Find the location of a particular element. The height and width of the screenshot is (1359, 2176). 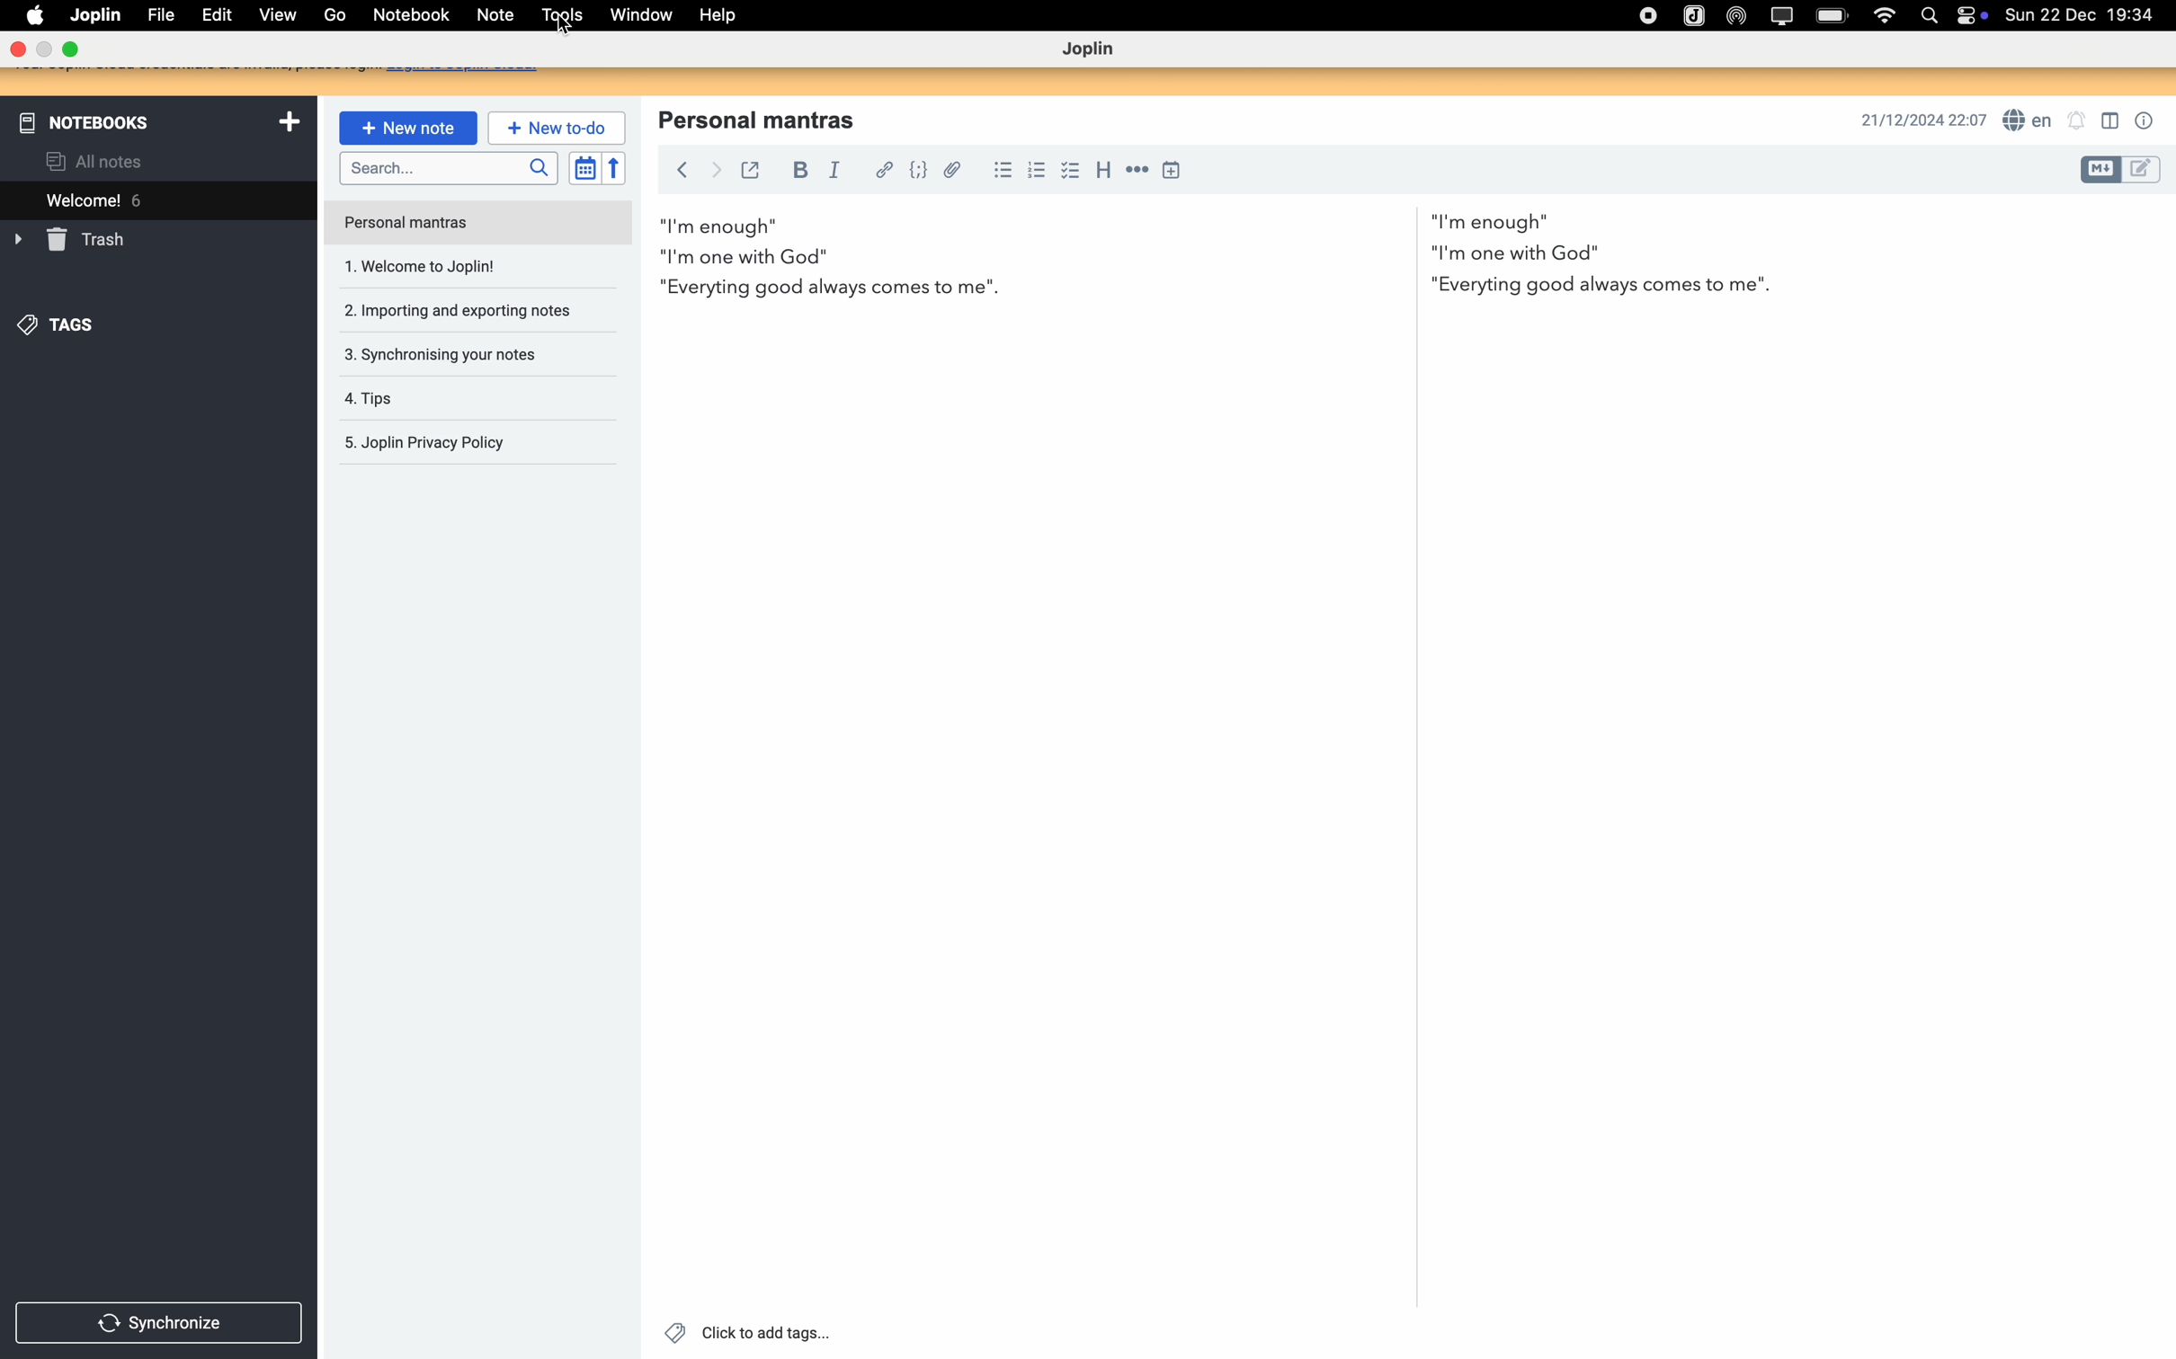

controls is located at coordinates (1972, 16).